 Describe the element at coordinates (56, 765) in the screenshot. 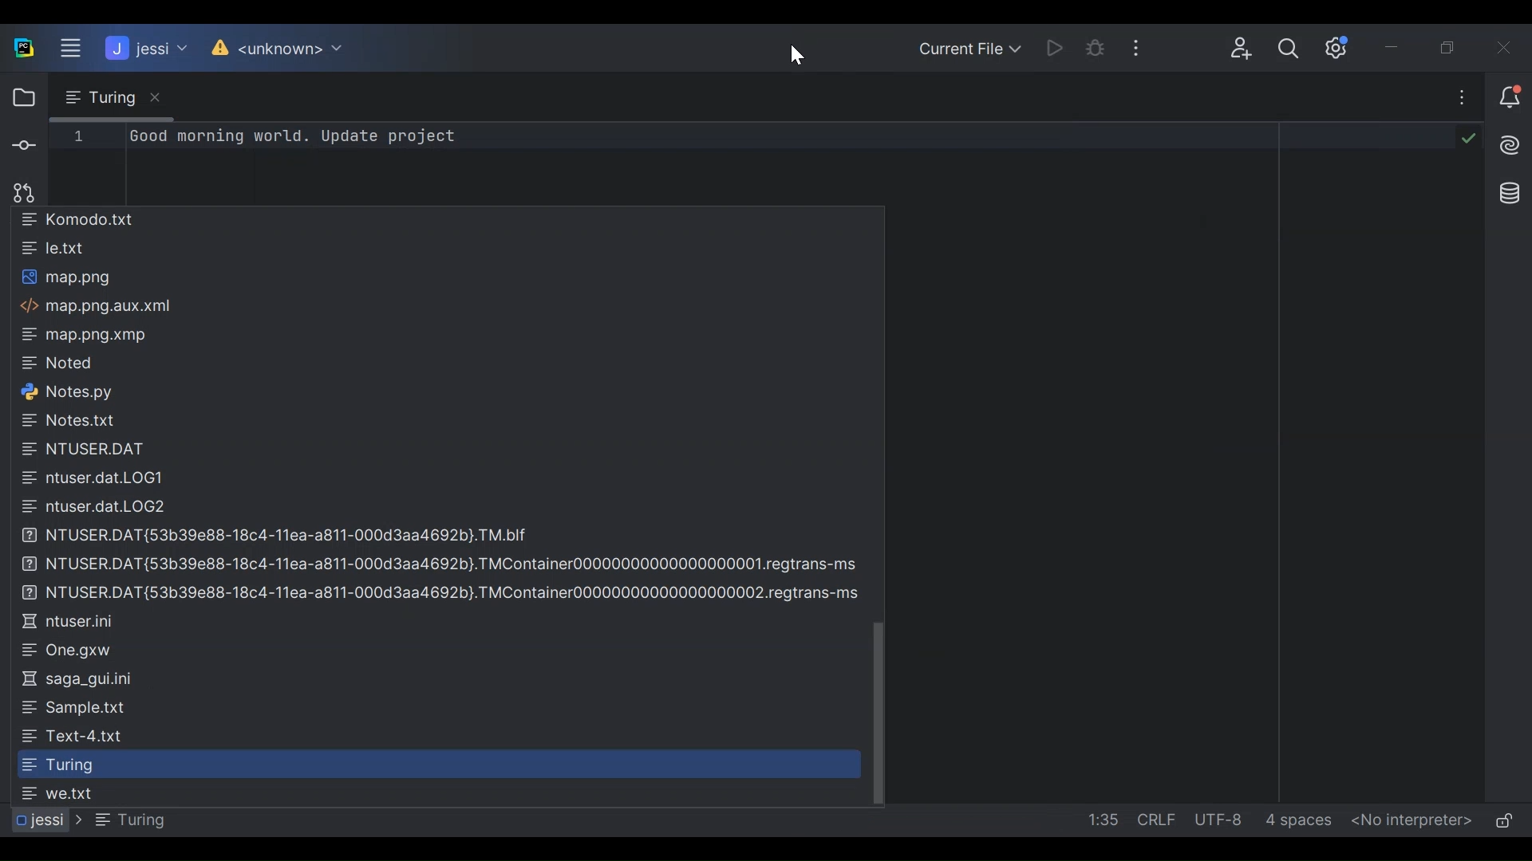

I see `Turing` at that location.